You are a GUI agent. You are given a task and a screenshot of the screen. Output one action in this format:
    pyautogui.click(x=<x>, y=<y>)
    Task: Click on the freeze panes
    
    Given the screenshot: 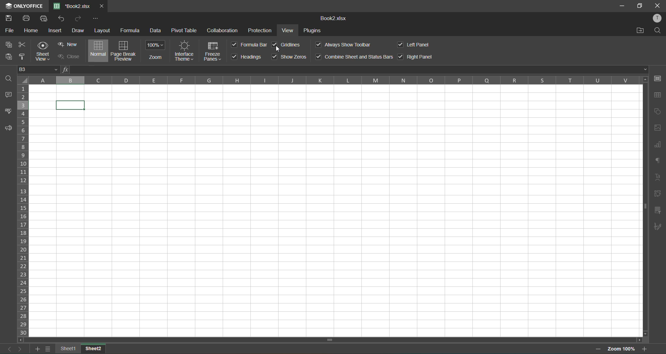 What is the action you would take?
    pyautogui.click(x=214, y=51)
    